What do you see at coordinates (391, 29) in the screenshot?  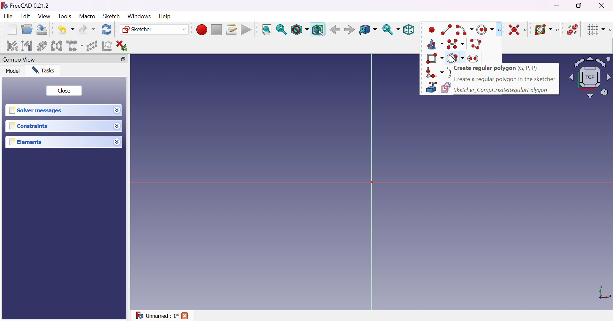 I see `Sync` at bounding box center [391, 29].